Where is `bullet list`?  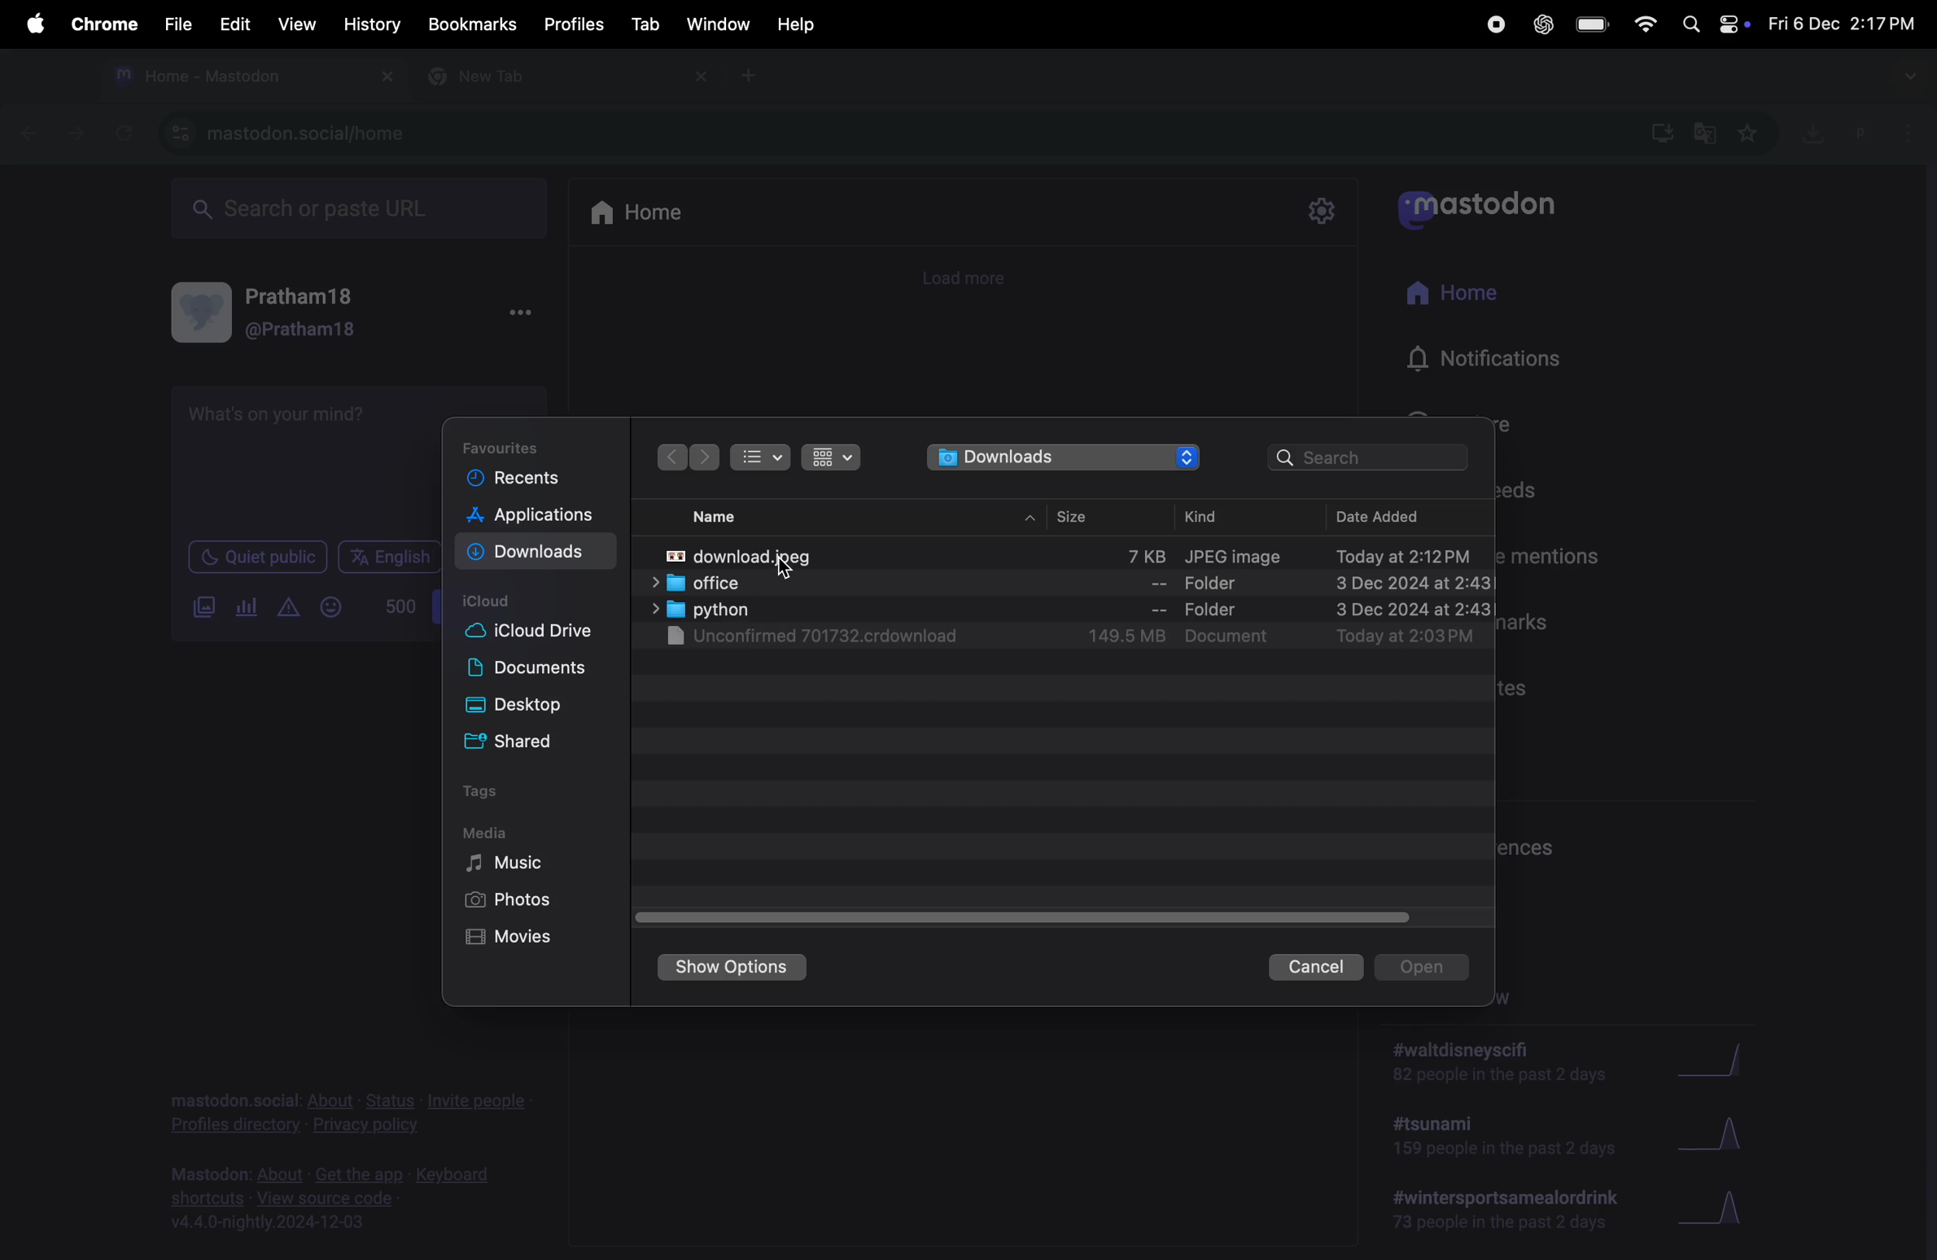
bullet list is located at coordinates (759, 457).